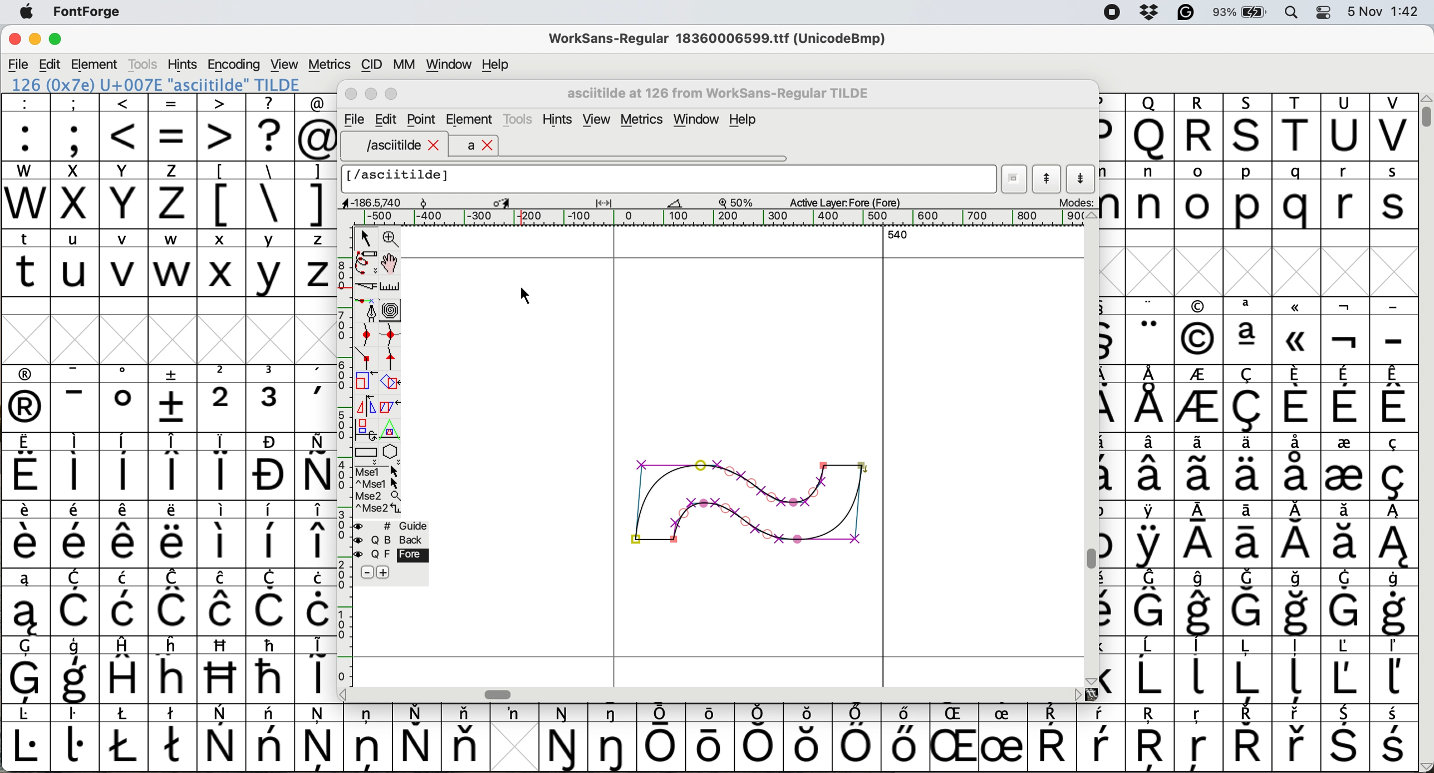 The width and height of the screenshot is (1434, 773). What do you see at coordinates (268, 263) in the screenshot?
I see `y` at bounding box center [268, 263].